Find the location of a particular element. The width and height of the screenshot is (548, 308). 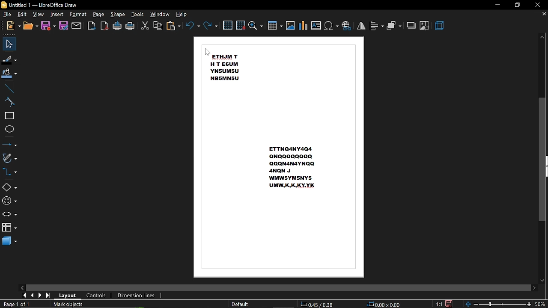

3d shapes is located at coordinates (9, 242).